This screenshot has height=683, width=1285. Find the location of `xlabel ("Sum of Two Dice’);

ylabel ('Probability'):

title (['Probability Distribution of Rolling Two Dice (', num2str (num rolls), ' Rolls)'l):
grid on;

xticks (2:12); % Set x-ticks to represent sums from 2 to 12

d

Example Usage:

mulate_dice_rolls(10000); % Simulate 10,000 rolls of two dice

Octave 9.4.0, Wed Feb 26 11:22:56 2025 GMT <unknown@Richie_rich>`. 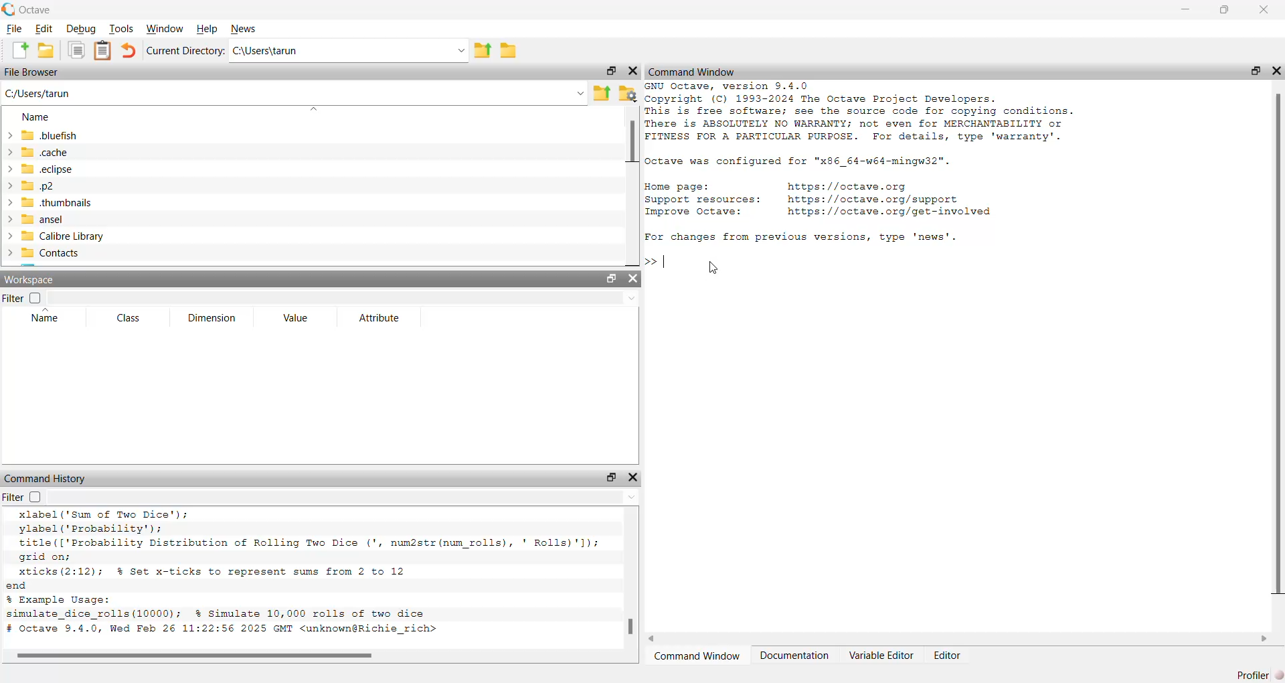

xlabel ("Sum of Two Dice’);

ylabel ('Probability'):

title (['Probability Distribution of Rolling Two Dice (', num2str (num rolls), ' Rolls)'l):
grid on;

xticks (2:12); % Set x-ticks to represent sums from 2 to 12

d

Example Usage:

mulate_dice_rolls(10000); % Simulate 10,000 rolls of two dice

Octave 9.4.0, Wed Feb 26 11:22:56 2025 GMT <unknown@Richie_rich> is located at coordinates (304, 576).